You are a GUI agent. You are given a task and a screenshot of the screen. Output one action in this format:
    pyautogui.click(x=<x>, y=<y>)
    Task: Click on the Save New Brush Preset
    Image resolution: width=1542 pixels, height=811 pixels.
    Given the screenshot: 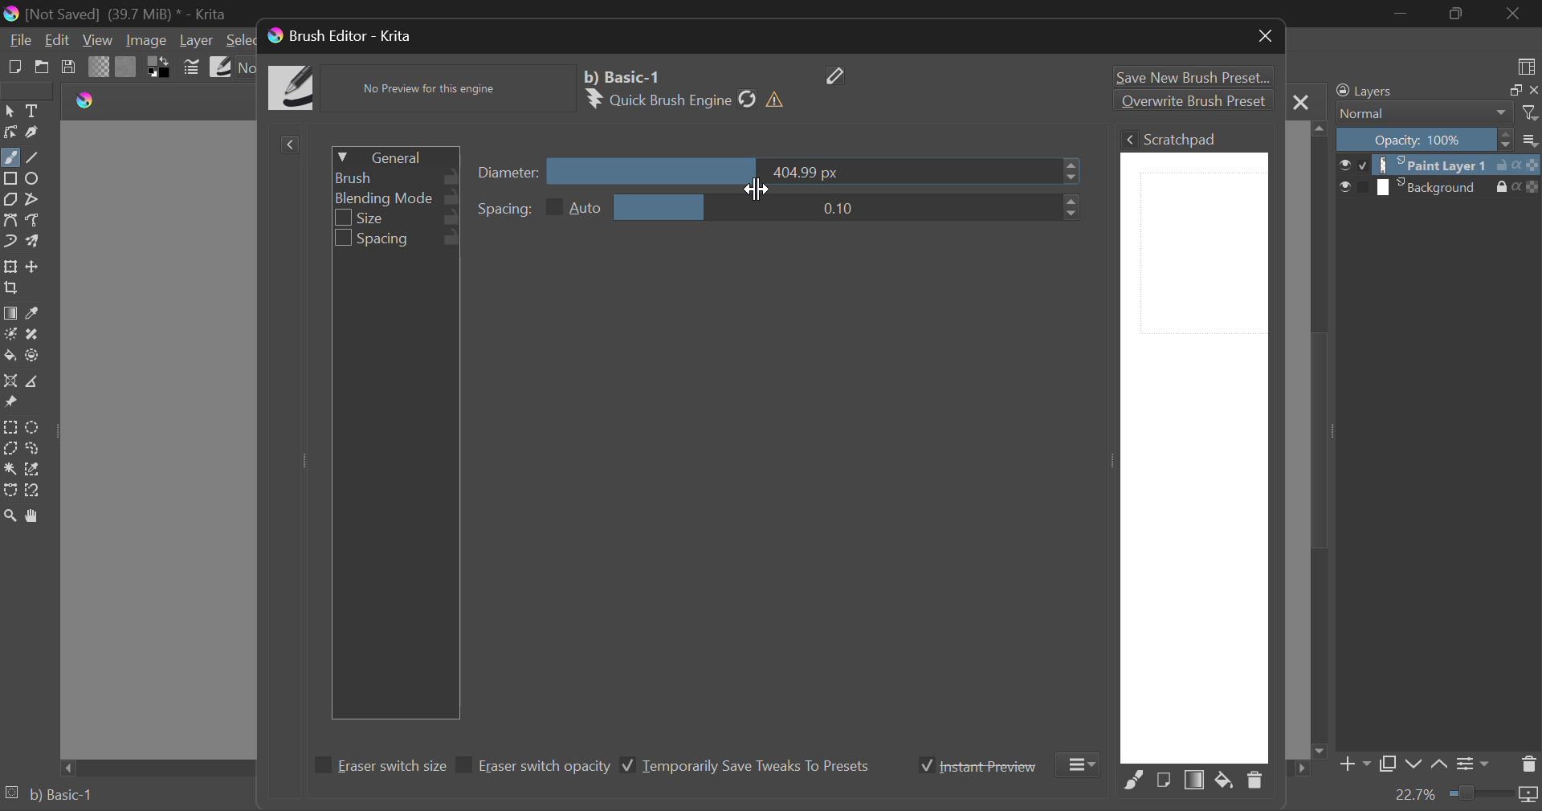 What is the action you would take?
    pyautogui.click(x=1190, y=75)
    